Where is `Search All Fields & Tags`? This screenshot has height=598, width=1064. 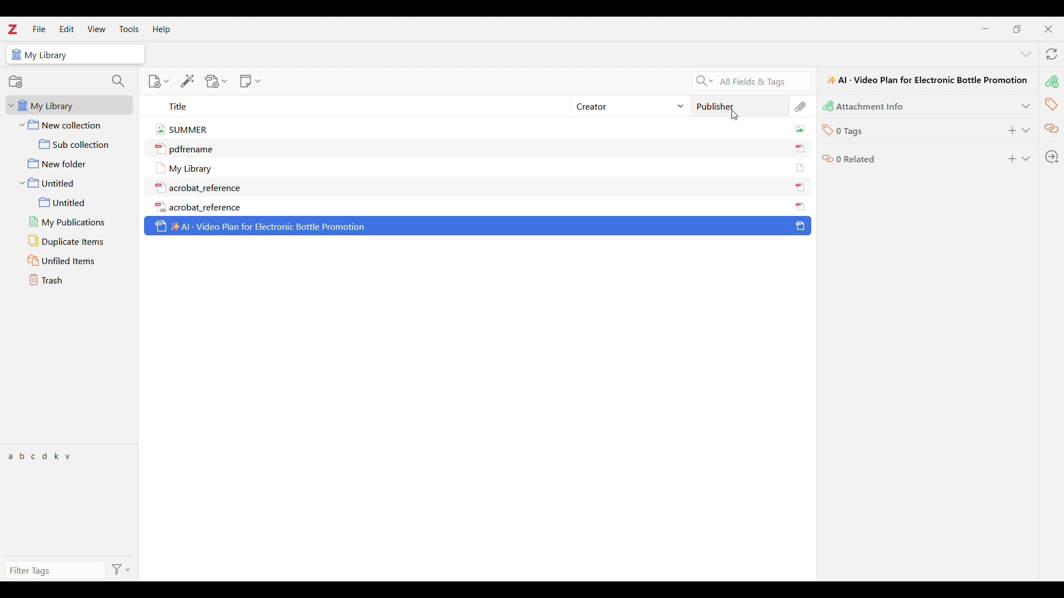
Search All Fields & Tags is located at coordinates (765, 81).